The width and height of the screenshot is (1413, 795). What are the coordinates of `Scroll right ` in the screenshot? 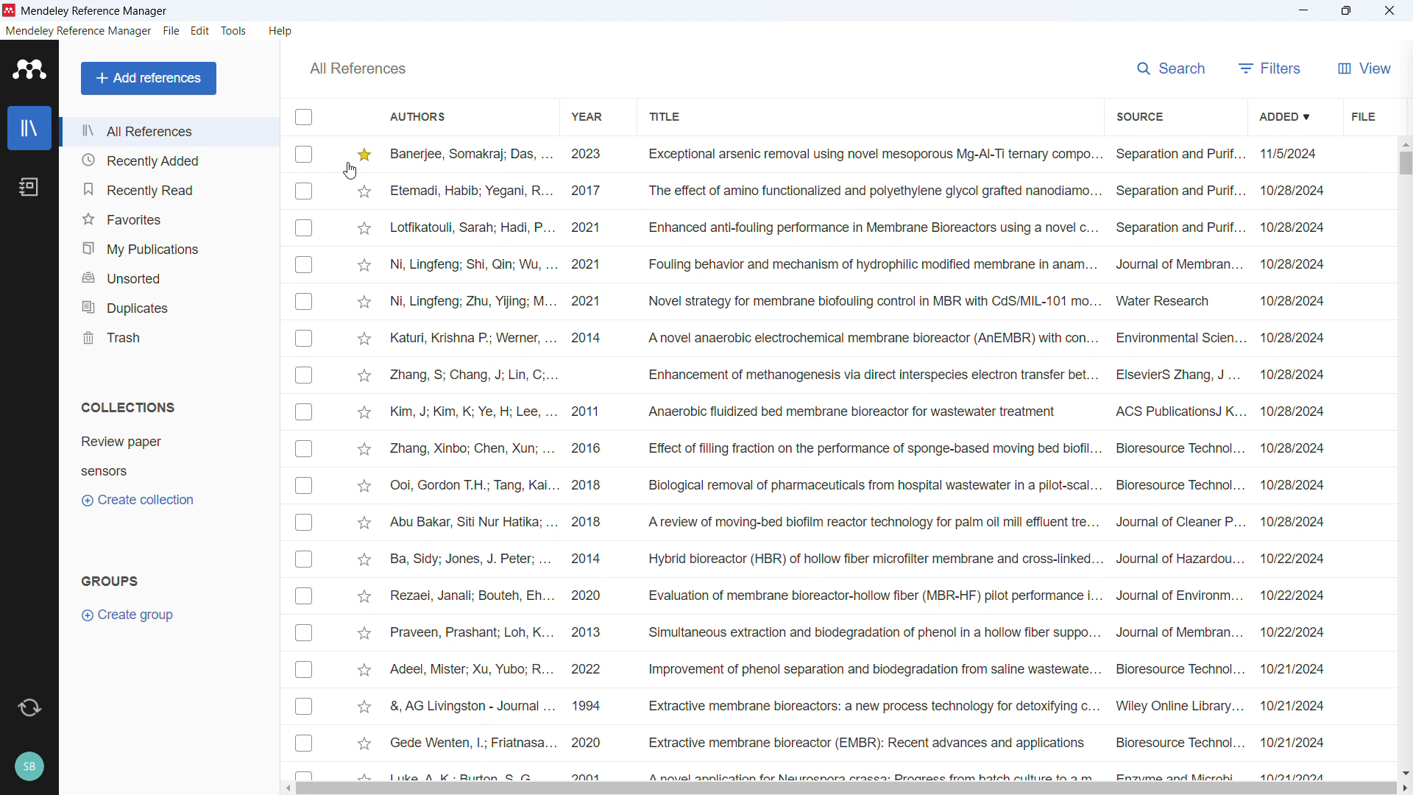 It's located at (1404, 788).